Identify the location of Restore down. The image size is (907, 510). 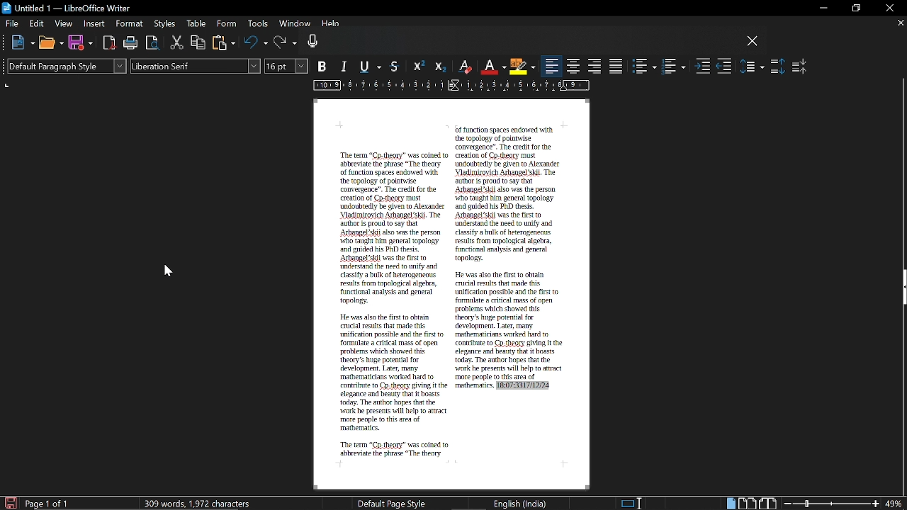
(855, 8).